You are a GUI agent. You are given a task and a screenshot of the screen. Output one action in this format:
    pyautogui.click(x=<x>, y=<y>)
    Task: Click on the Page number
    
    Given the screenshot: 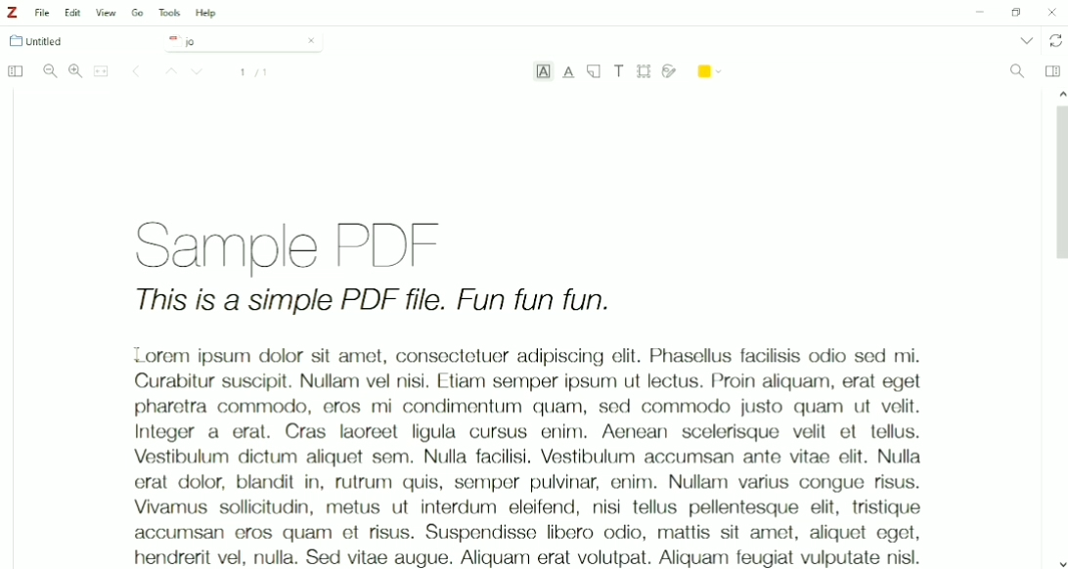 What is the action you would take?
    pyautogui.click(x=254, y=72)
    